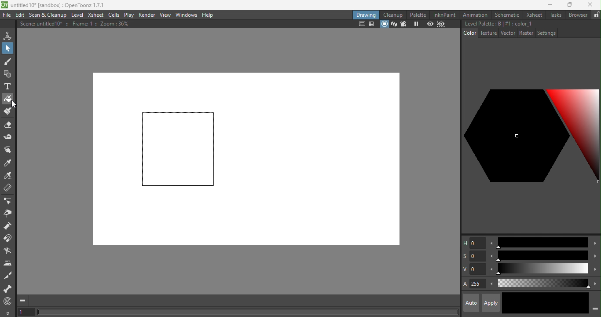 This screenshot has height=317, width=601. Describe the element at coordinates (165, 15) in the screenshot. I see `View` at that location.